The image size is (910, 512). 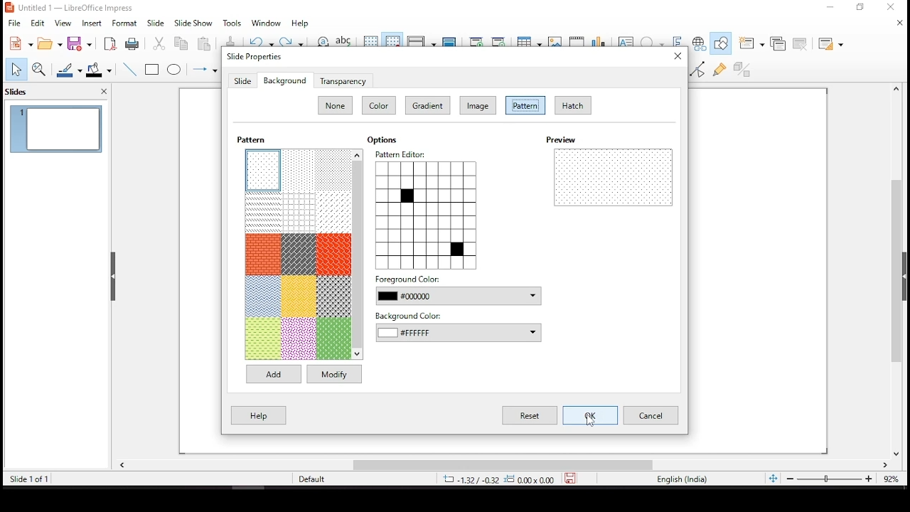 I want to click on scroll bar, so click(x=503, y=464).